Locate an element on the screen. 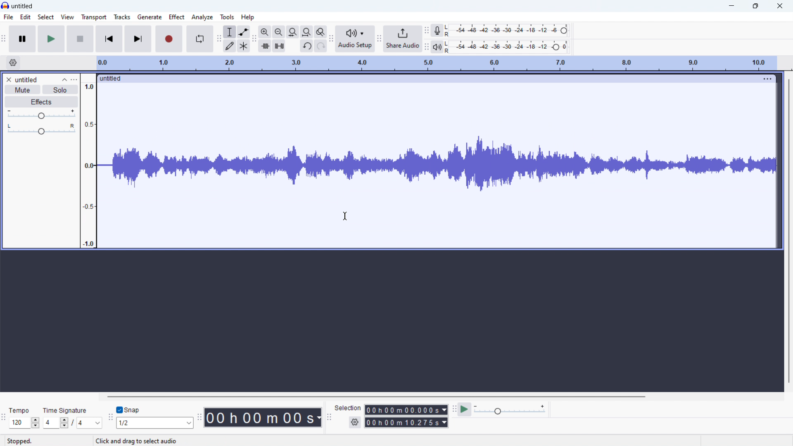 This screenshot has width=793, height=446. tools toolbar is located at coordinates (218, 40).